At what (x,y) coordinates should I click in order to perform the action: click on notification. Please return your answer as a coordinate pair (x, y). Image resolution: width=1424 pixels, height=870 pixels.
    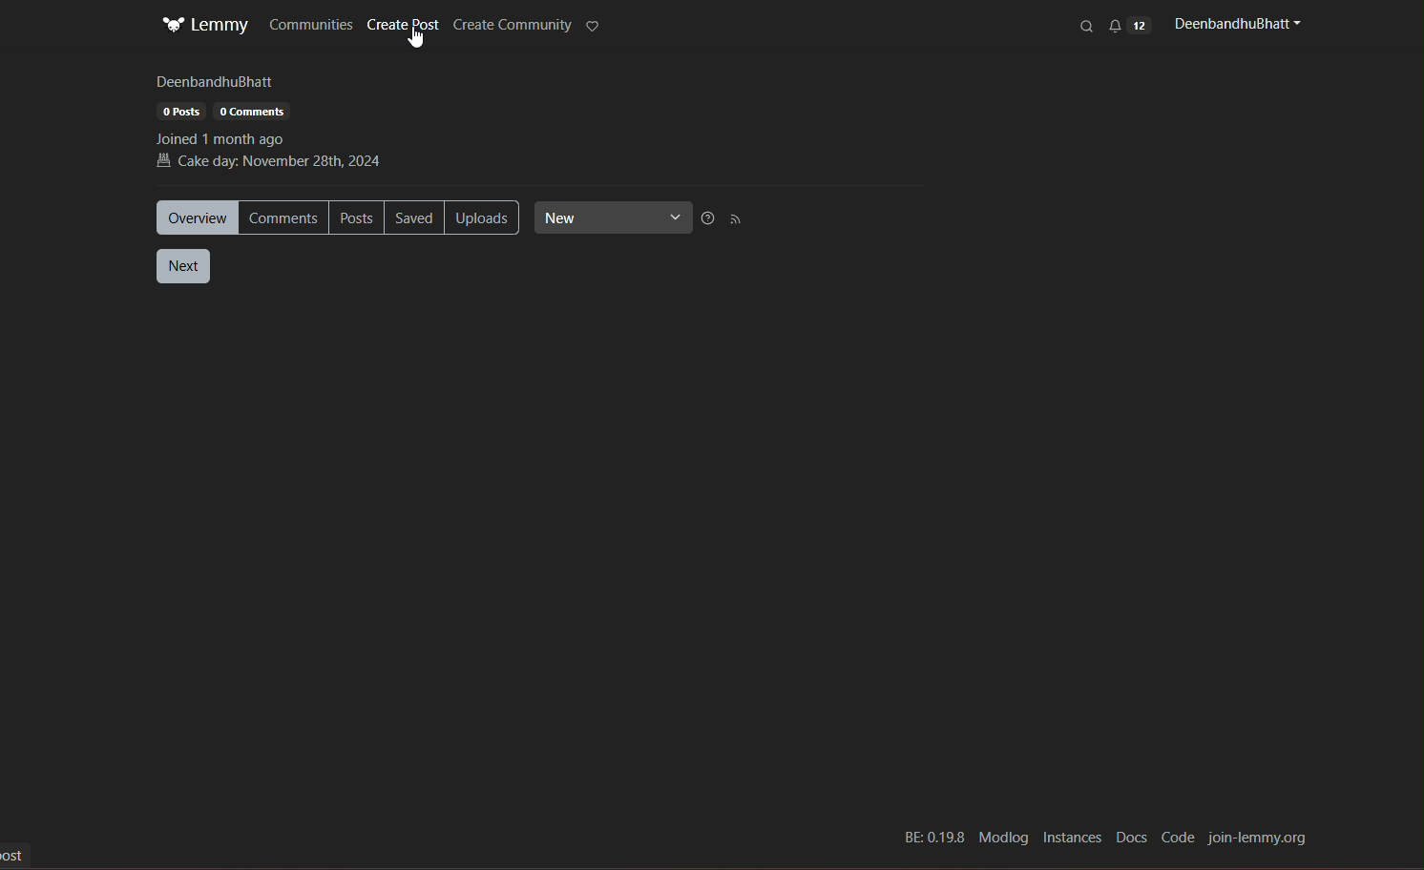
    Looking at the image, I should click on (1129, 25).